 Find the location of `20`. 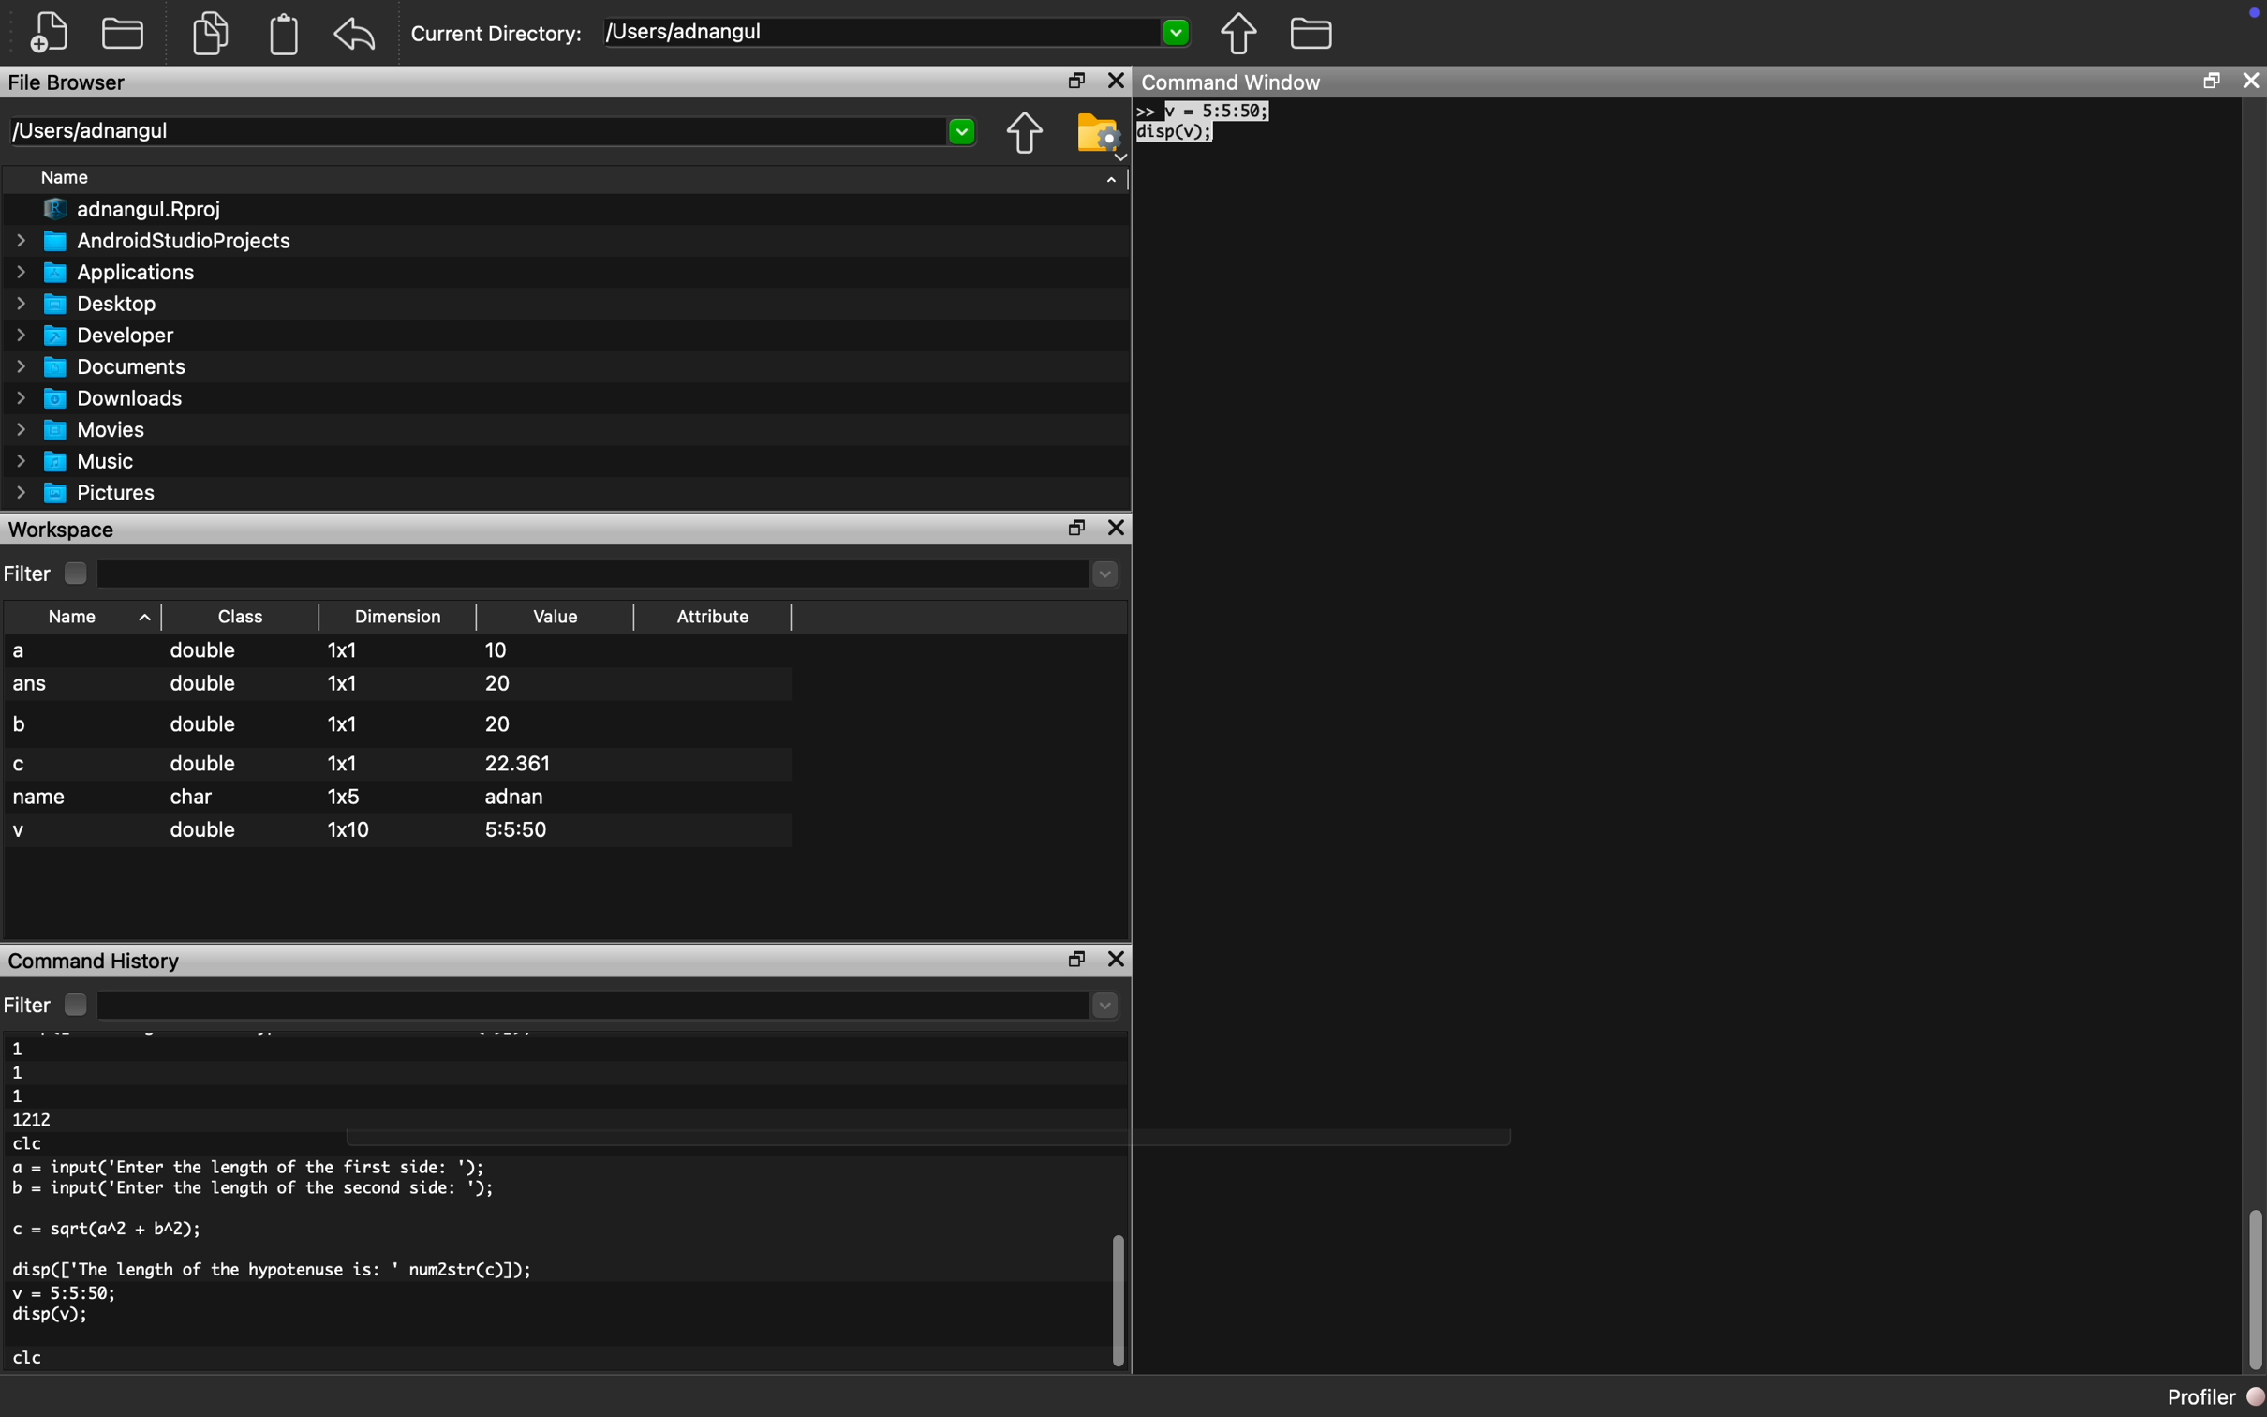

20 is located at coordinates (501, 683).